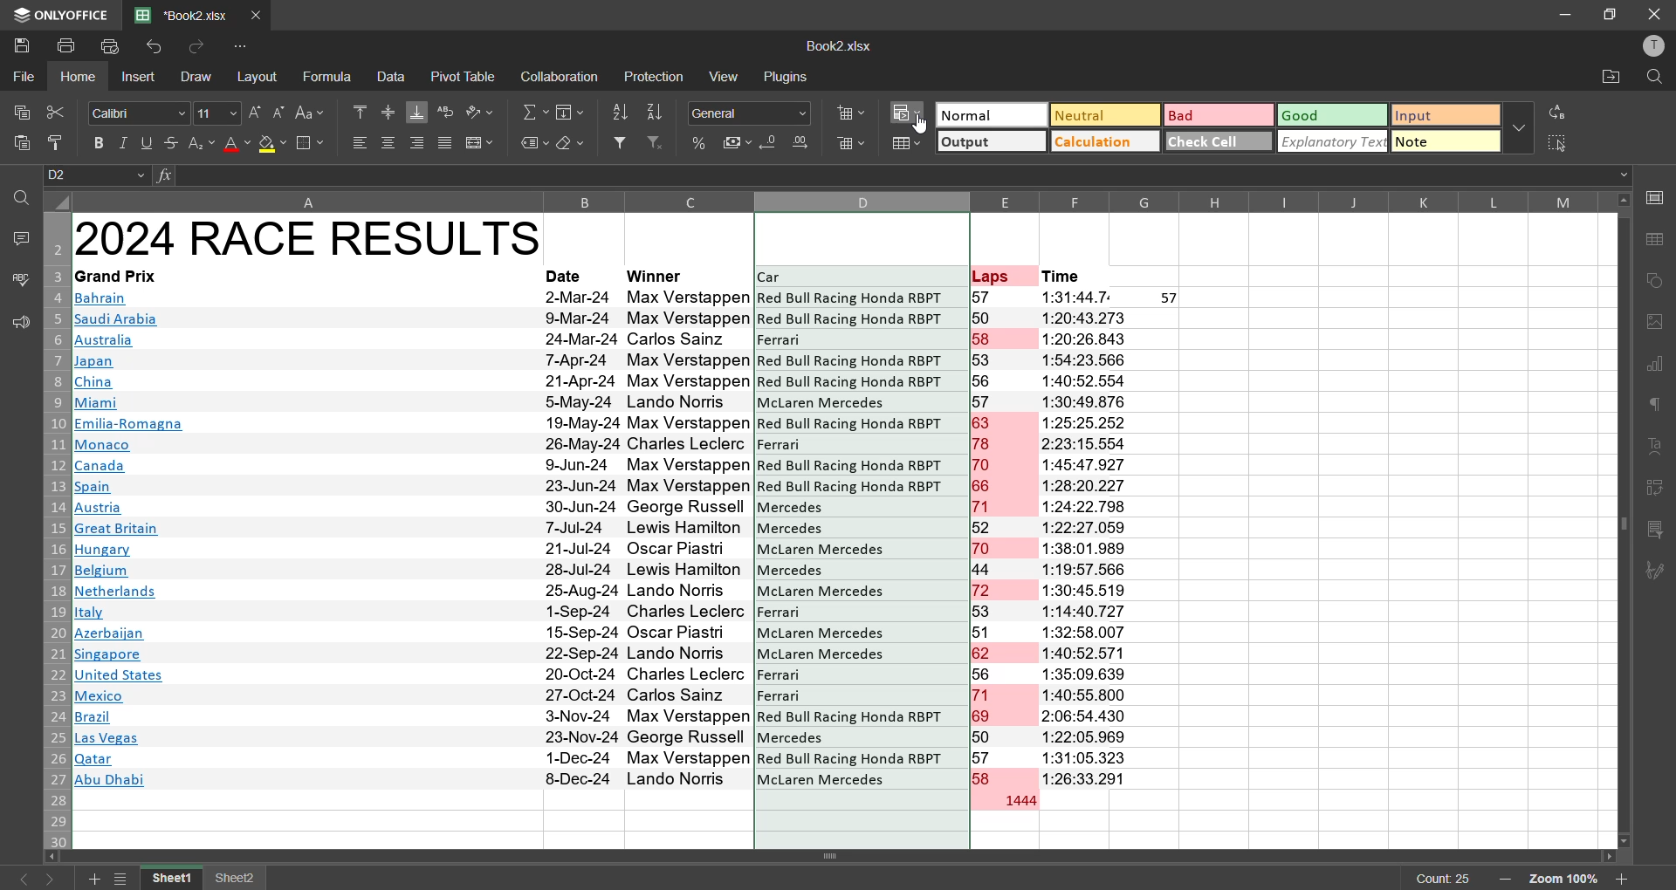 The image size is (1676, 890). Describe the element at coordinates (535, 113) in the screenshot. I see `summation` at that location.